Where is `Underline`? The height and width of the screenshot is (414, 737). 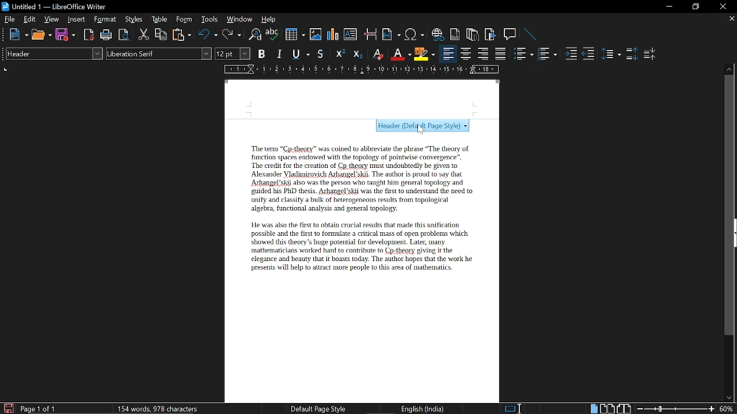 Underline is located at coordinates (302, 55).